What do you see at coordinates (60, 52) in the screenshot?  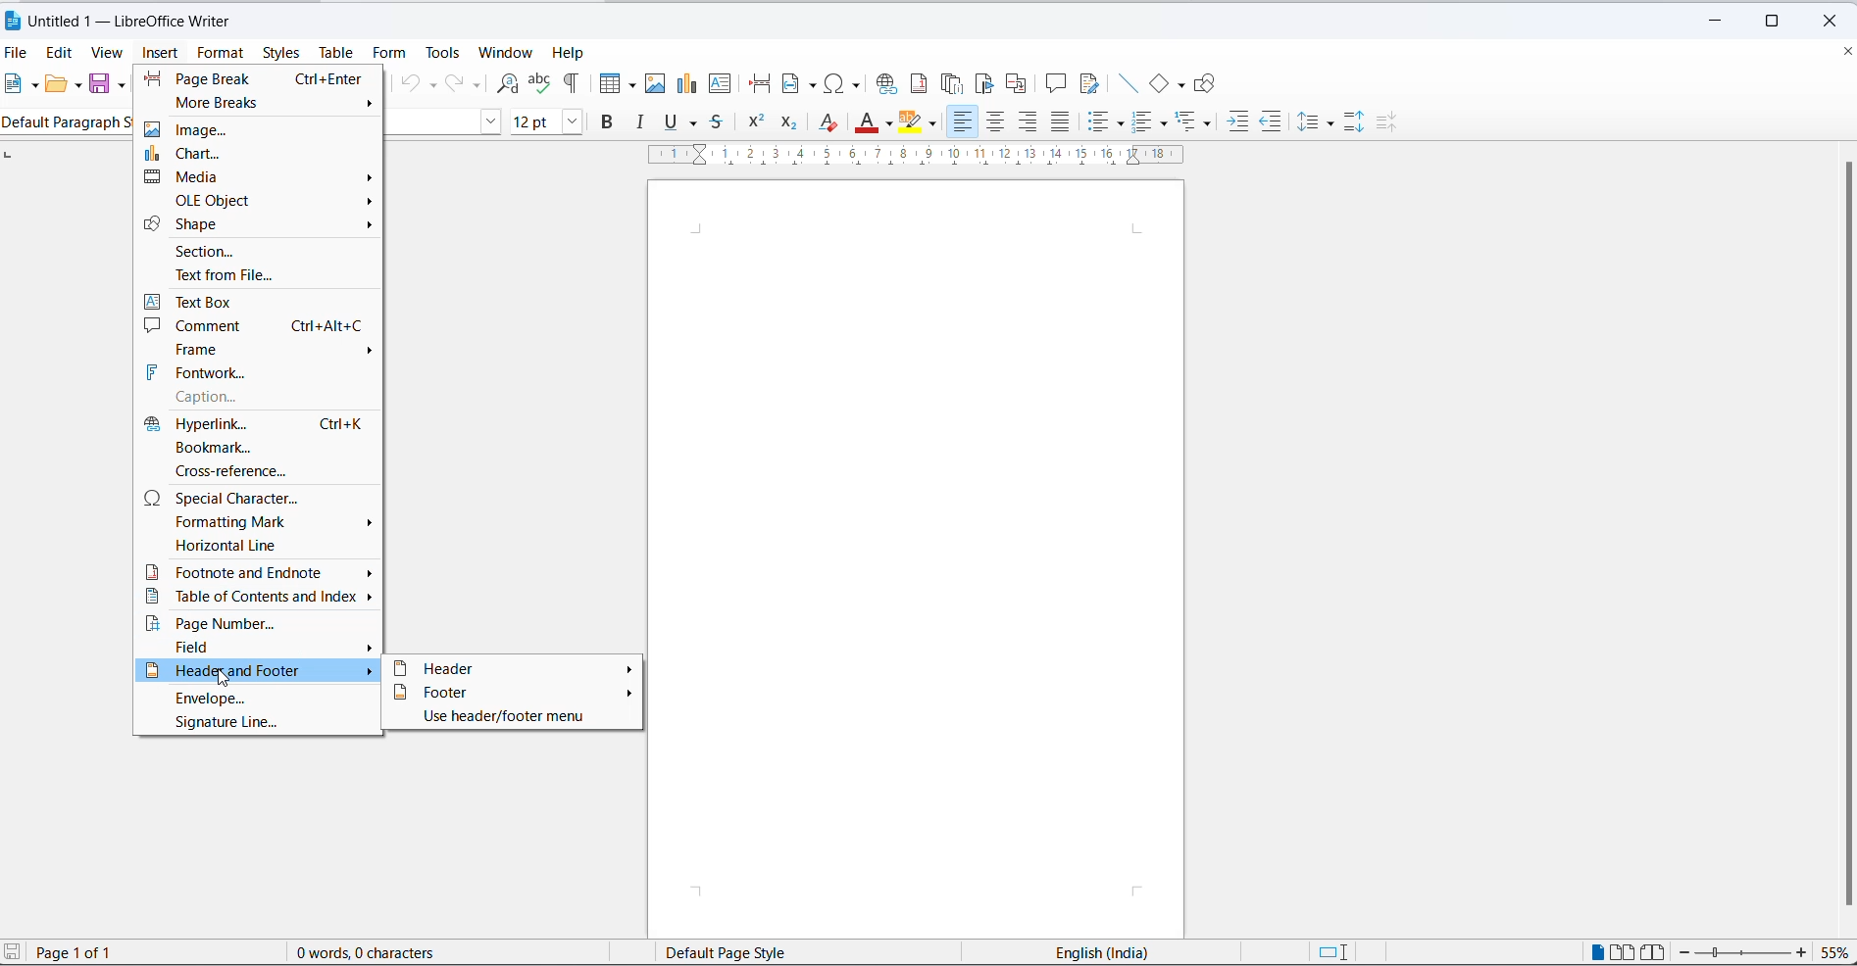 I see `edit` at bounding box center [60, 52].